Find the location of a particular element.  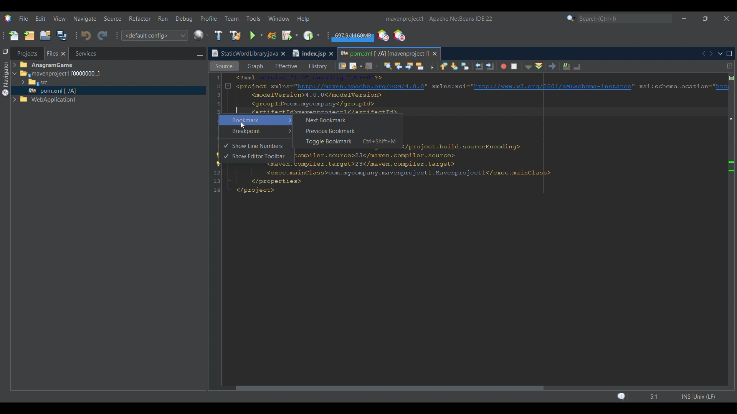

Current tab highlighted is located at coordinates (244, 54).